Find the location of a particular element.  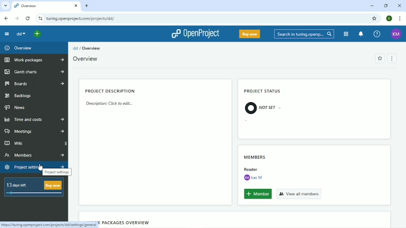

Meetings is located at coordinates (33, 132).